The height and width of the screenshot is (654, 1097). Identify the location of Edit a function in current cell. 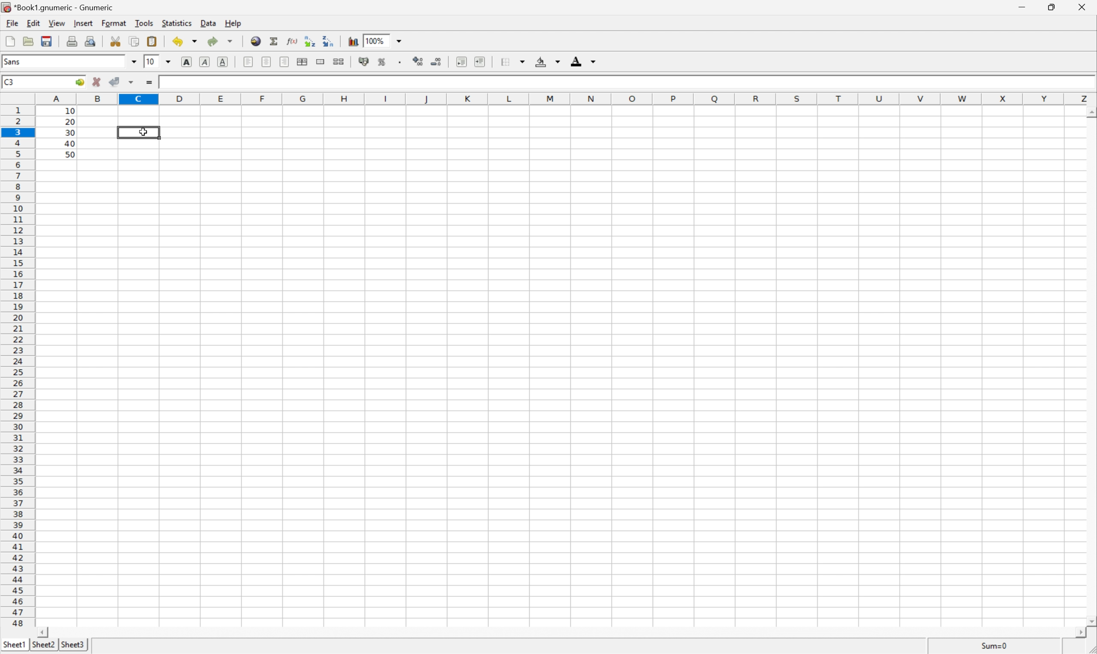
(292, 40).